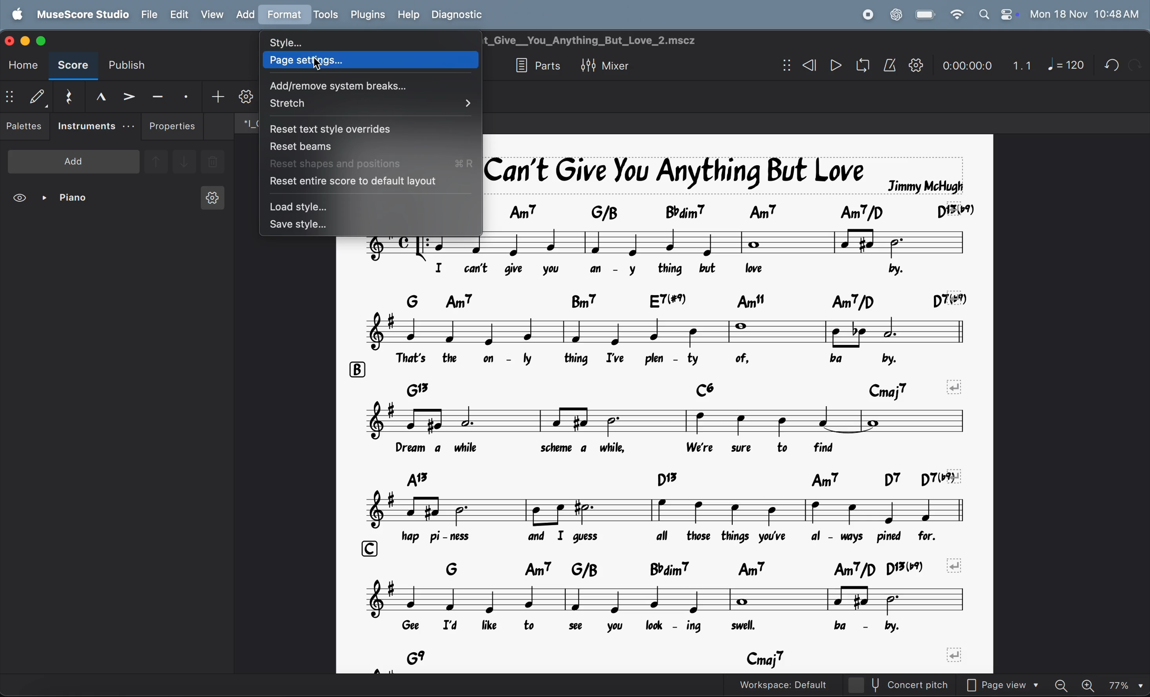 Image resolution: width=1150 pixels, height=697 pixels. What do you see at coordinates (245, 122) in the screenshot?
I see `file name` at bounding box center [245, 122].